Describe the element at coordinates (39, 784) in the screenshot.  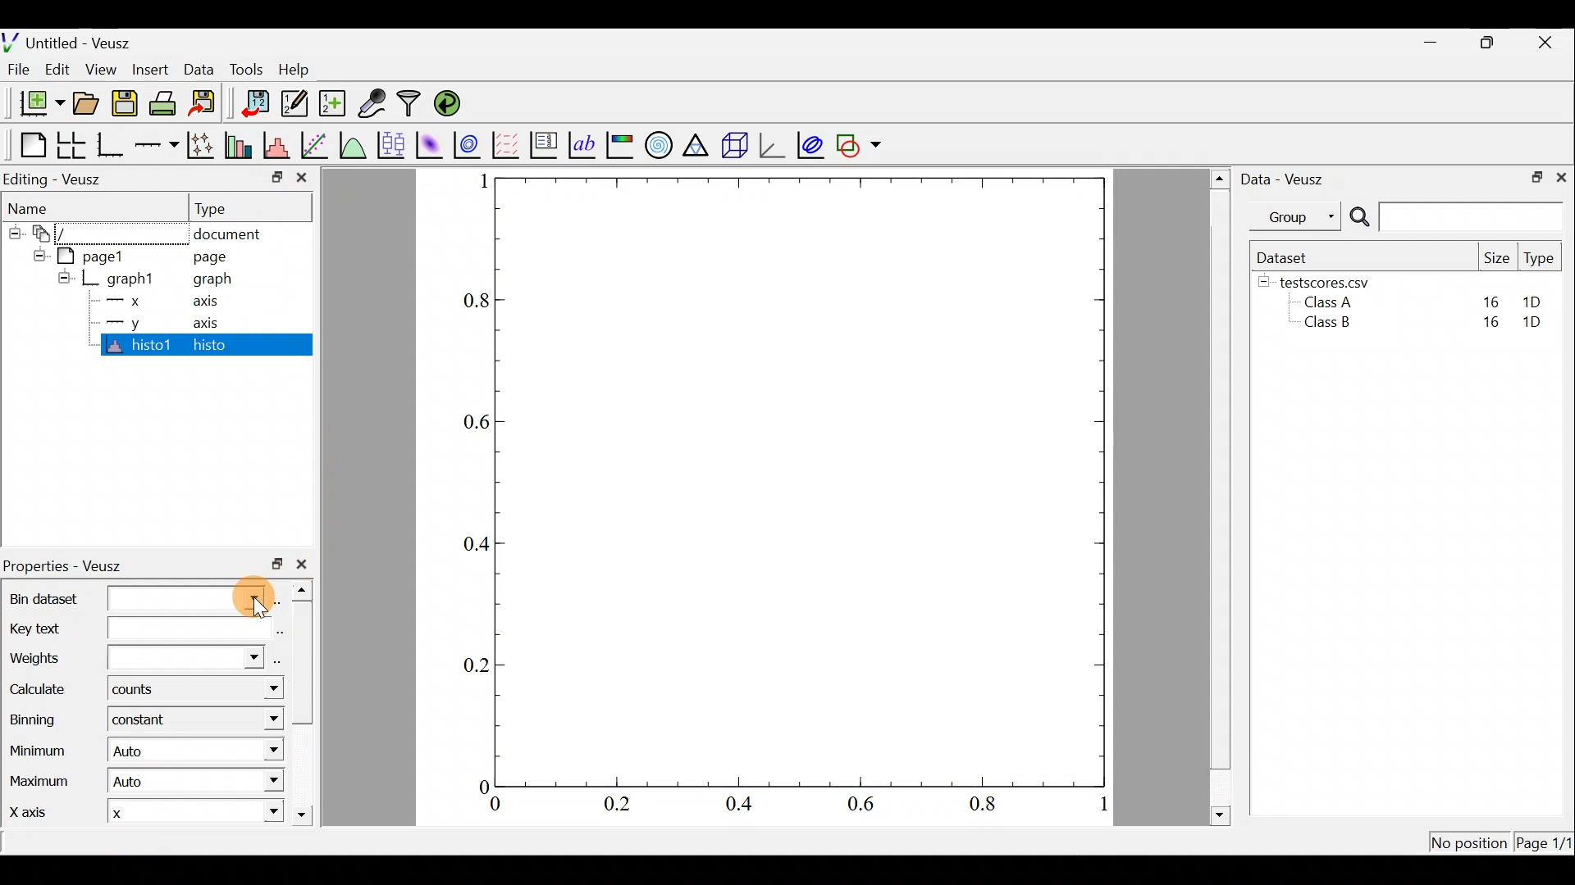
I see `Maximum` at that location.